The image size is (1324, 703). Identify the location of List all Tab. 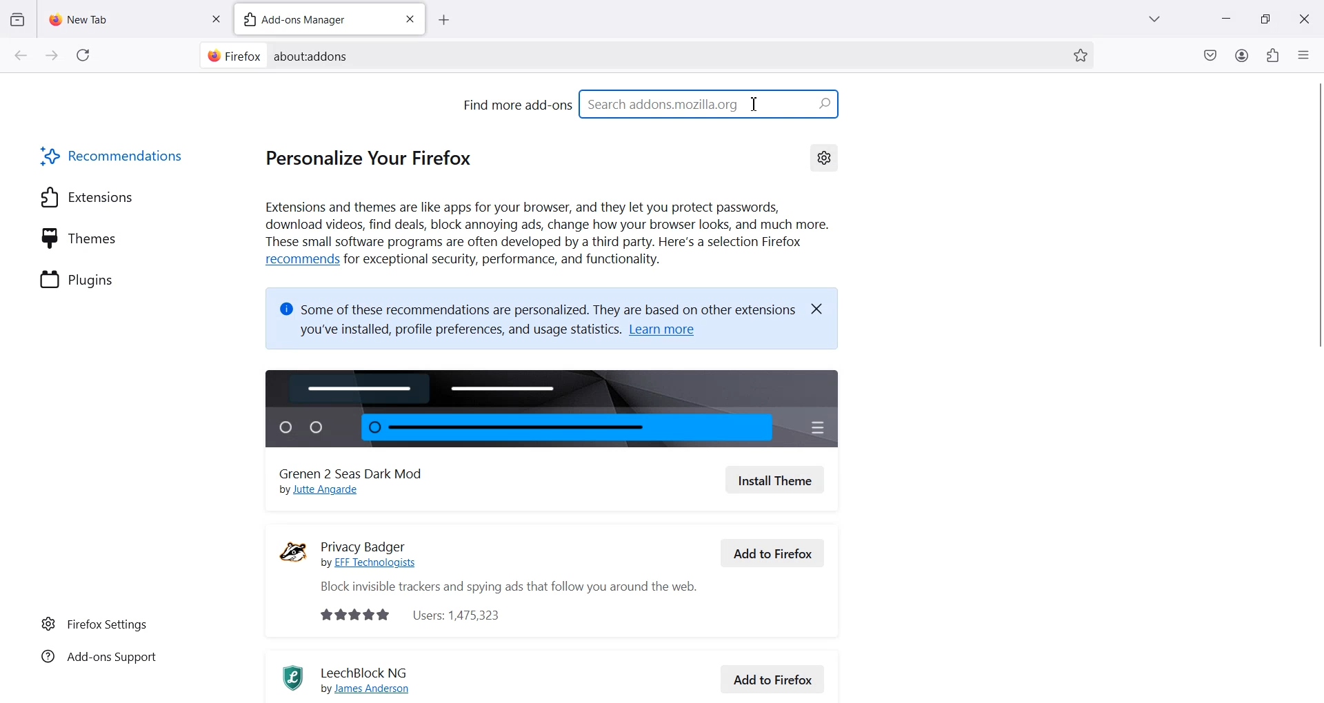
(1153, 19).